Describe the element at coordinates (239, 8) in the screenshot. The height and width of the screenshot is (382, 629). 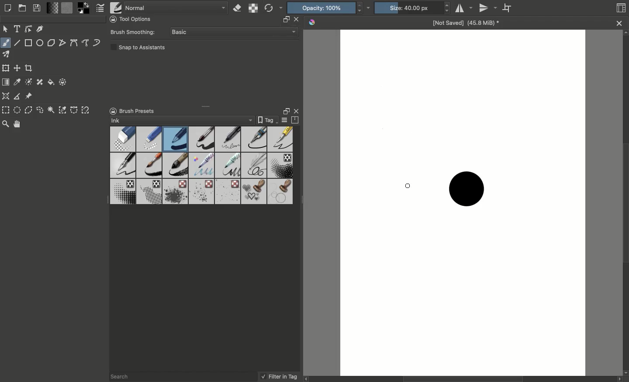
I see `Set eraser mode` at that location.